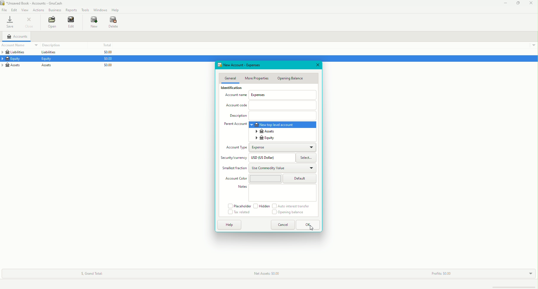 This screenshot has height=289, width=538. Describe the element at coordinates (231, 87) in the screenshot. I see `Identification` at that location.